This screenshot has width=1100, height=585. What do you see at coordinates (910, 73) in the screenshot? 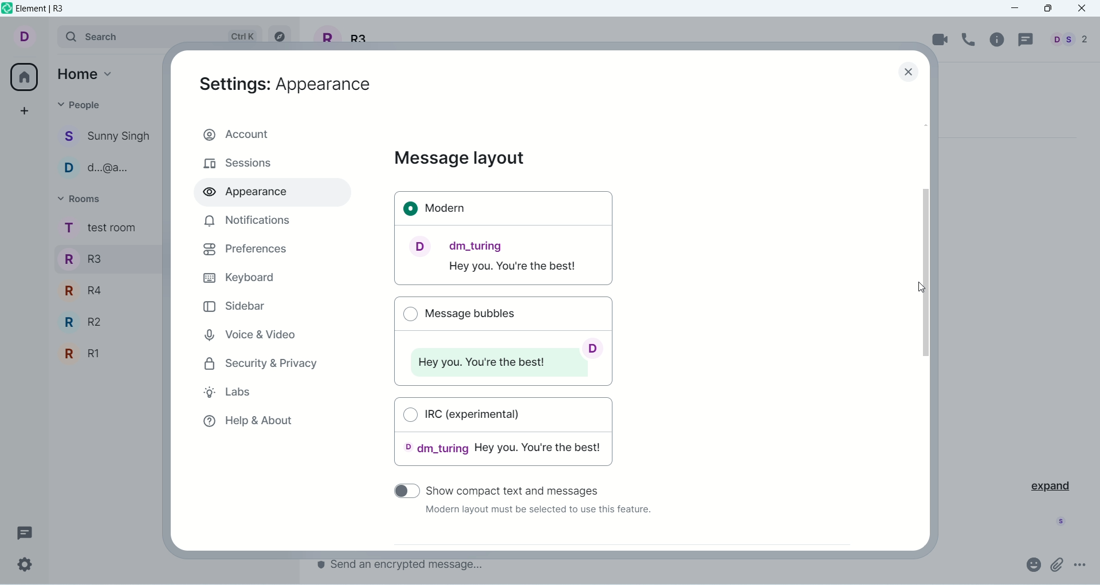
I see `Close` at bounding box center [910, 73].